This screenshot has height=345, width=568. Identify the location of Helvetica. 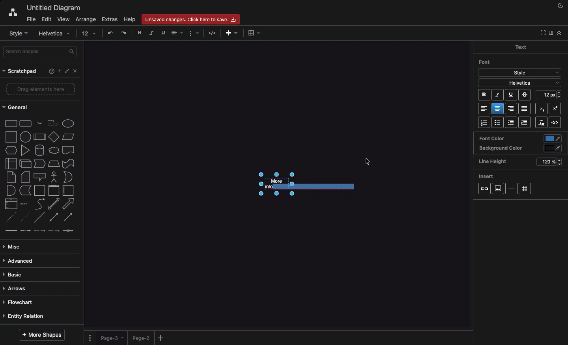
(56, 34).